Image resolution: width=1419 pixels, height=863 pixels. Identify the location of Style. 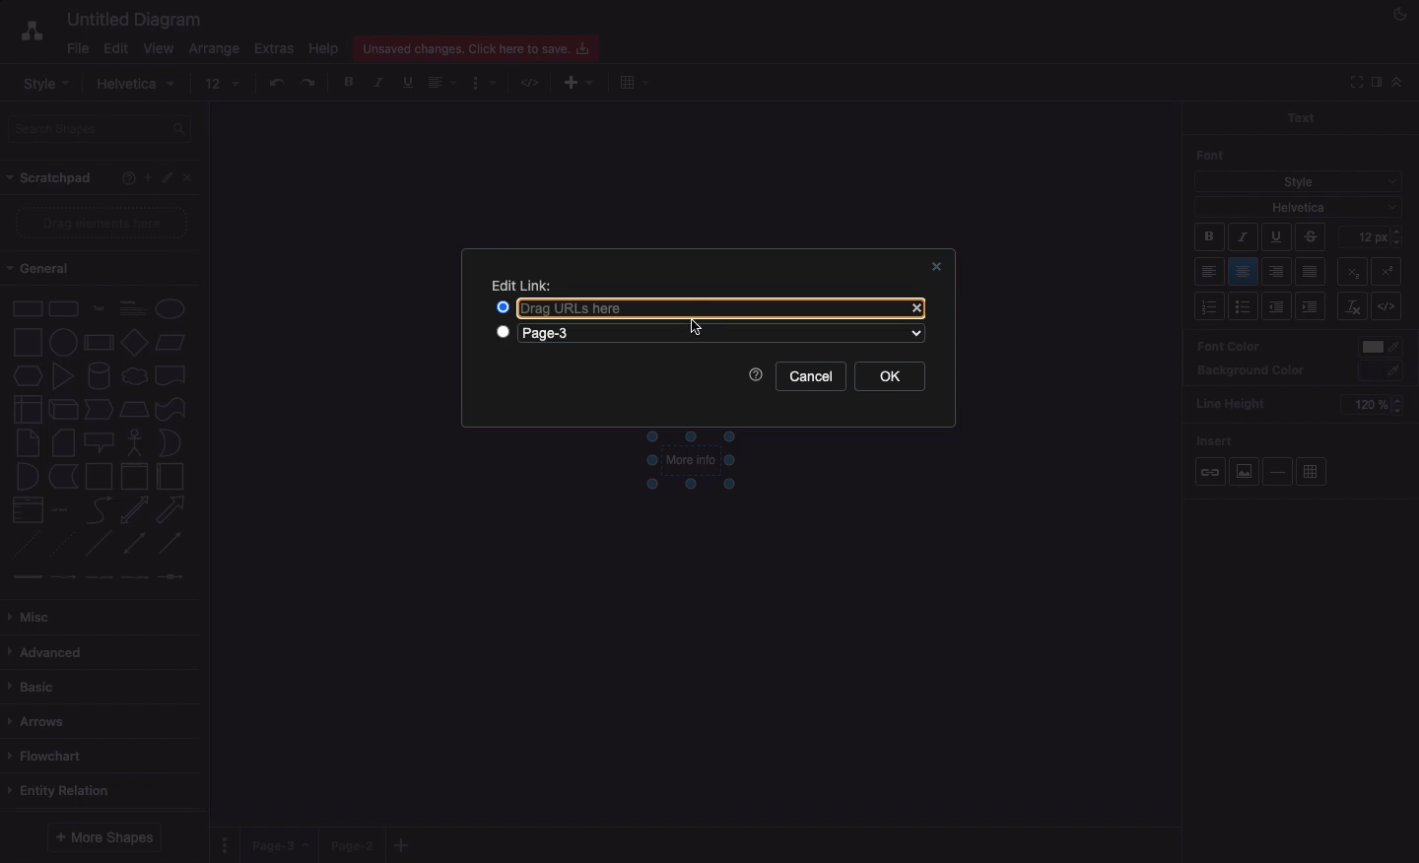
(1299, 179).